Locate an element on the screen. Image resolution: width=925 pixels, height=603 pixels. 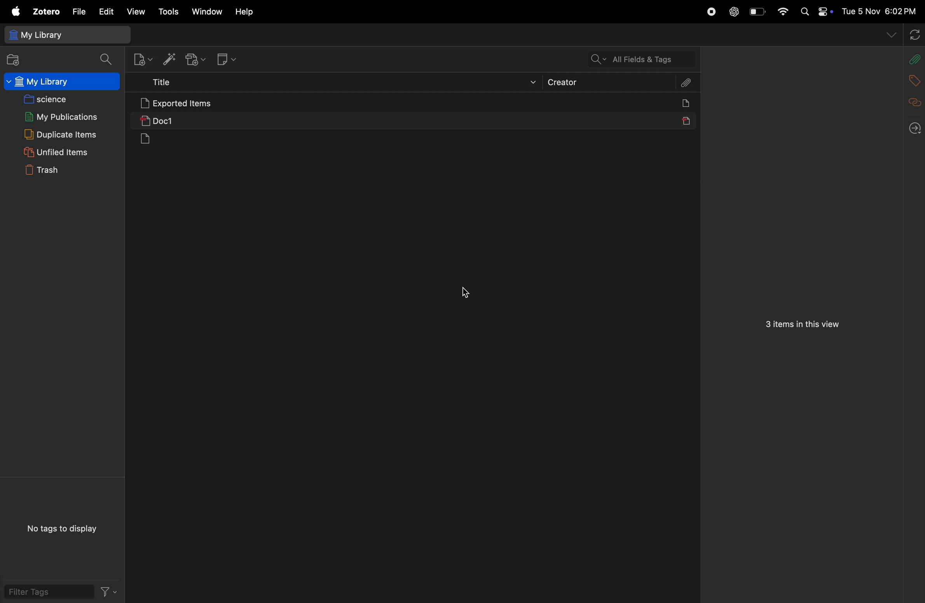
back is located at coordinates (913, 126).